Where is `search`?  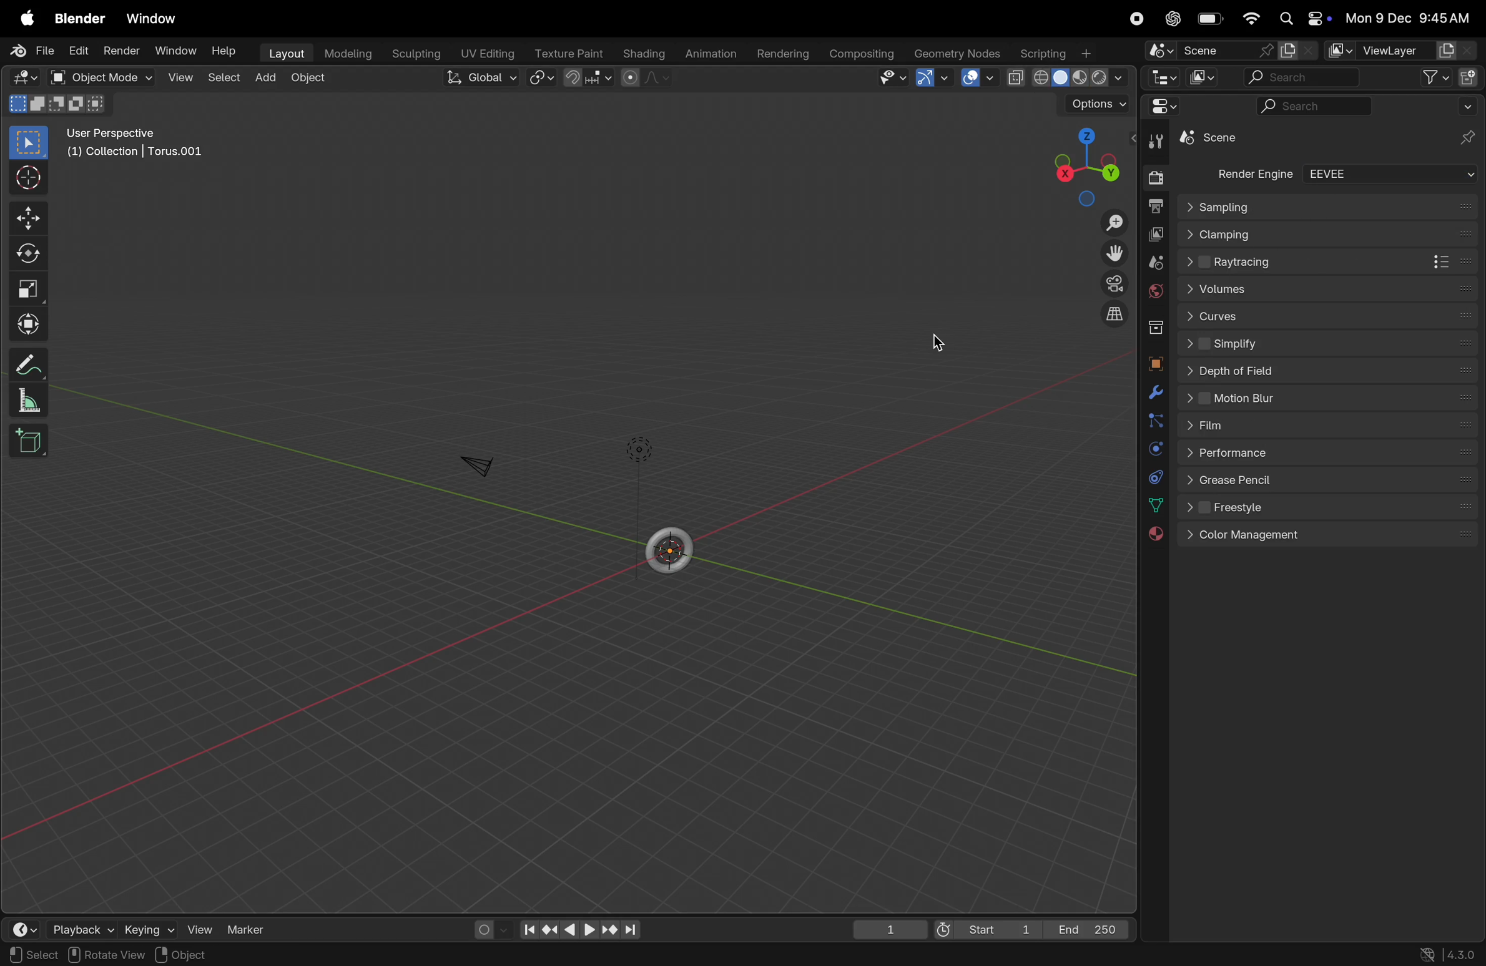 search is located at coordinates (1299, 78).